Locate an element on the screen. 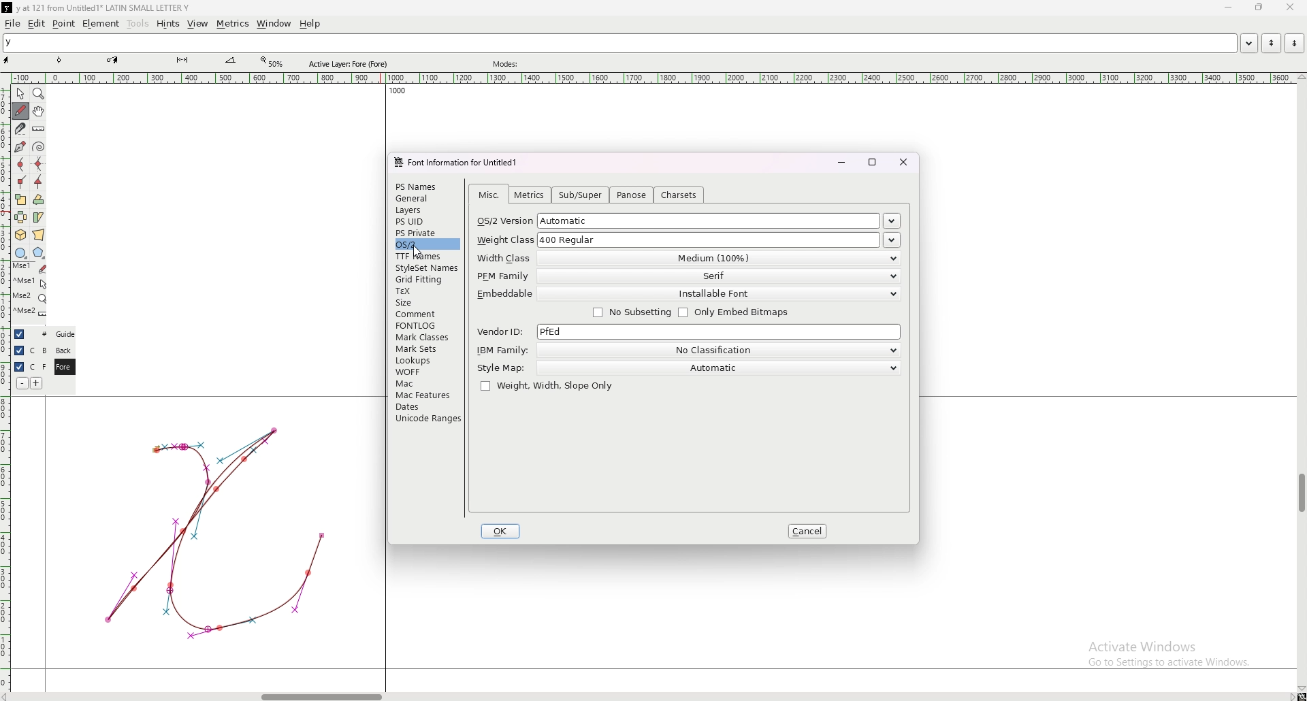  horizontal scale is located at coordinates (653, 78).